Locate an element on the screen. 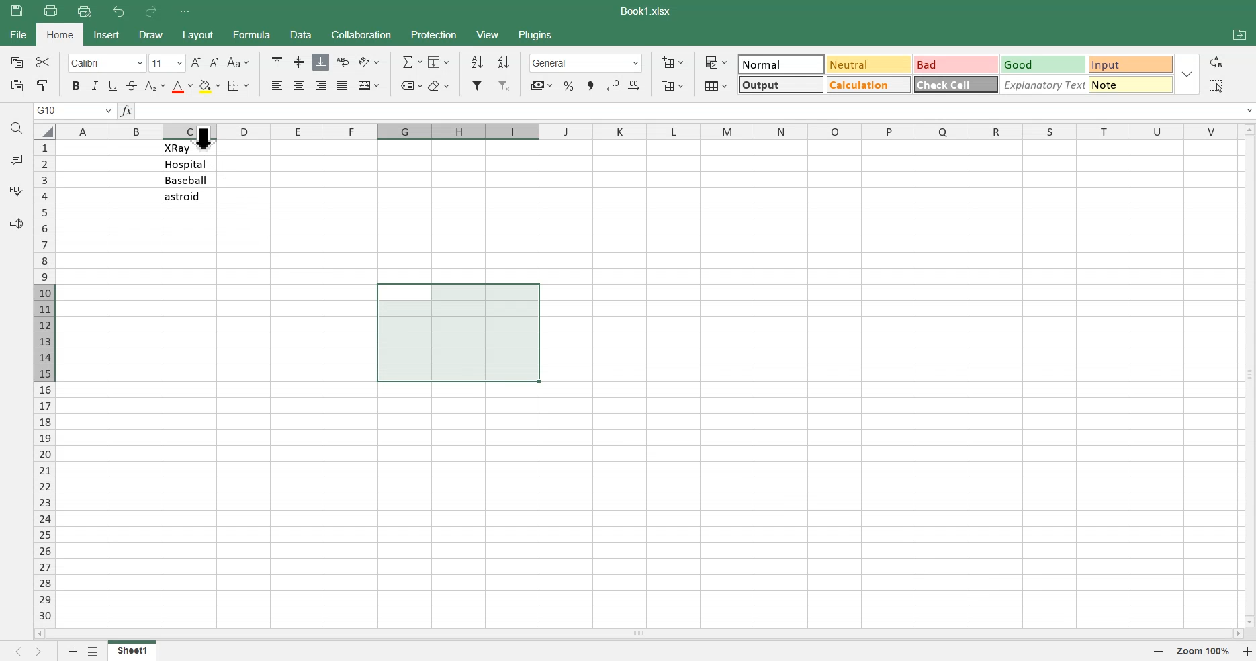 The height and width of the screenshot is (661, 1256). Ascending is located at coordinates (477, 62).